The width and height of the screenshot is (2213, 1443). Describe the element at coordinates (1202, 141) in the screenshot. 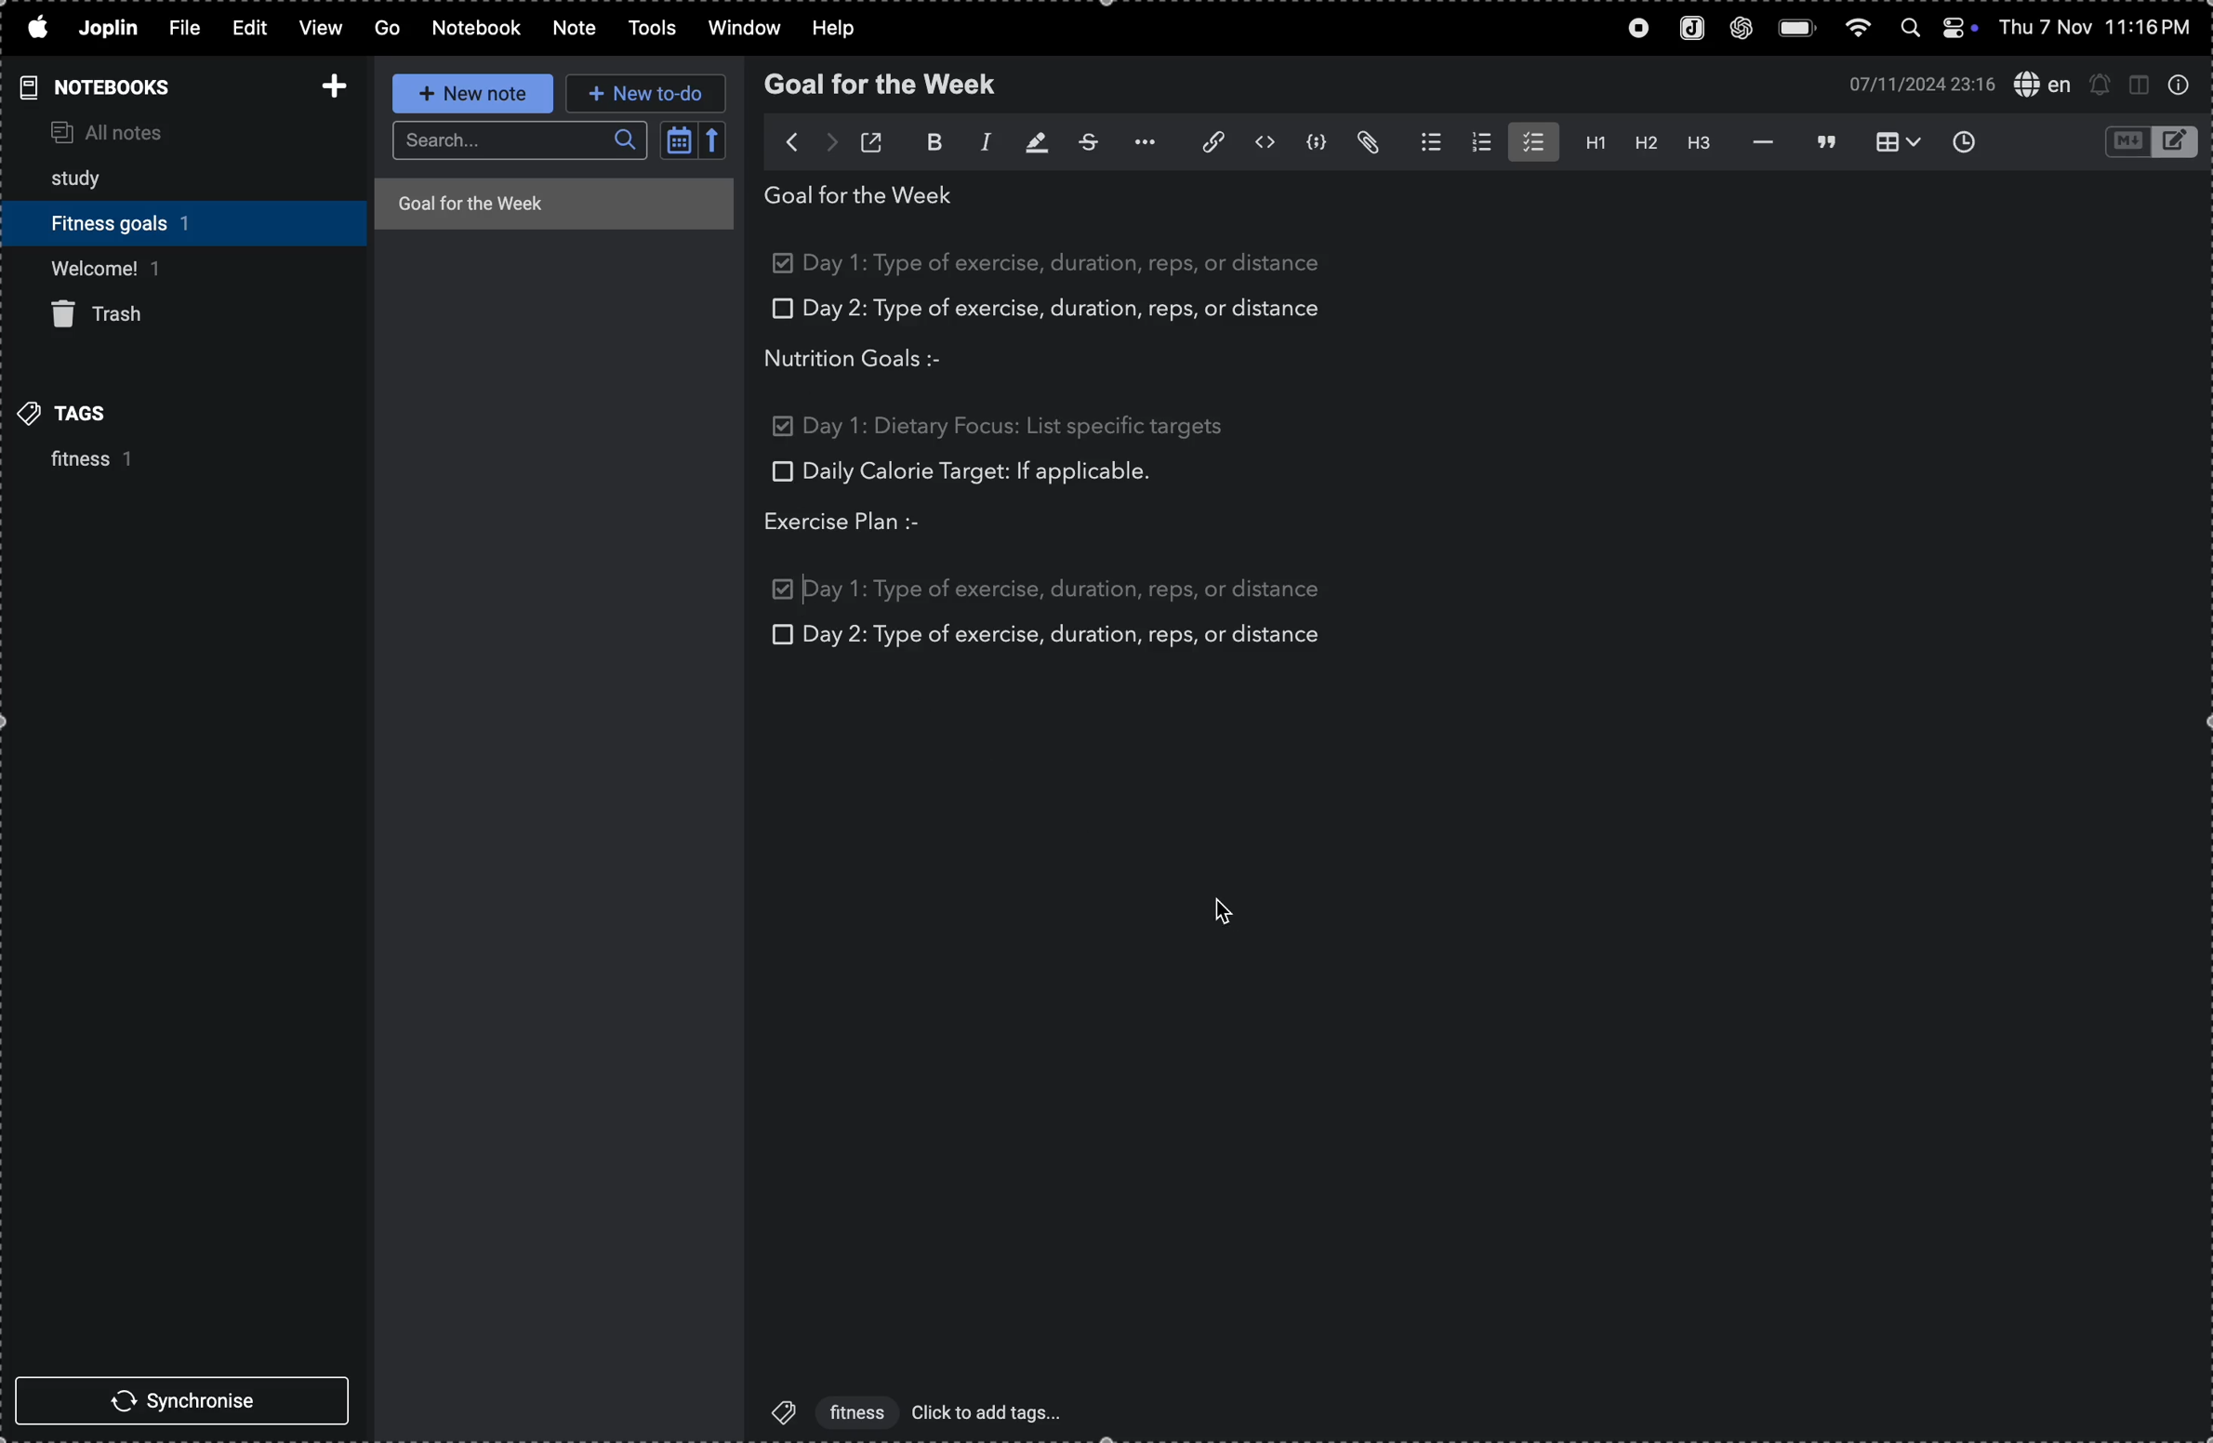

I see `insert edit link` at that location.